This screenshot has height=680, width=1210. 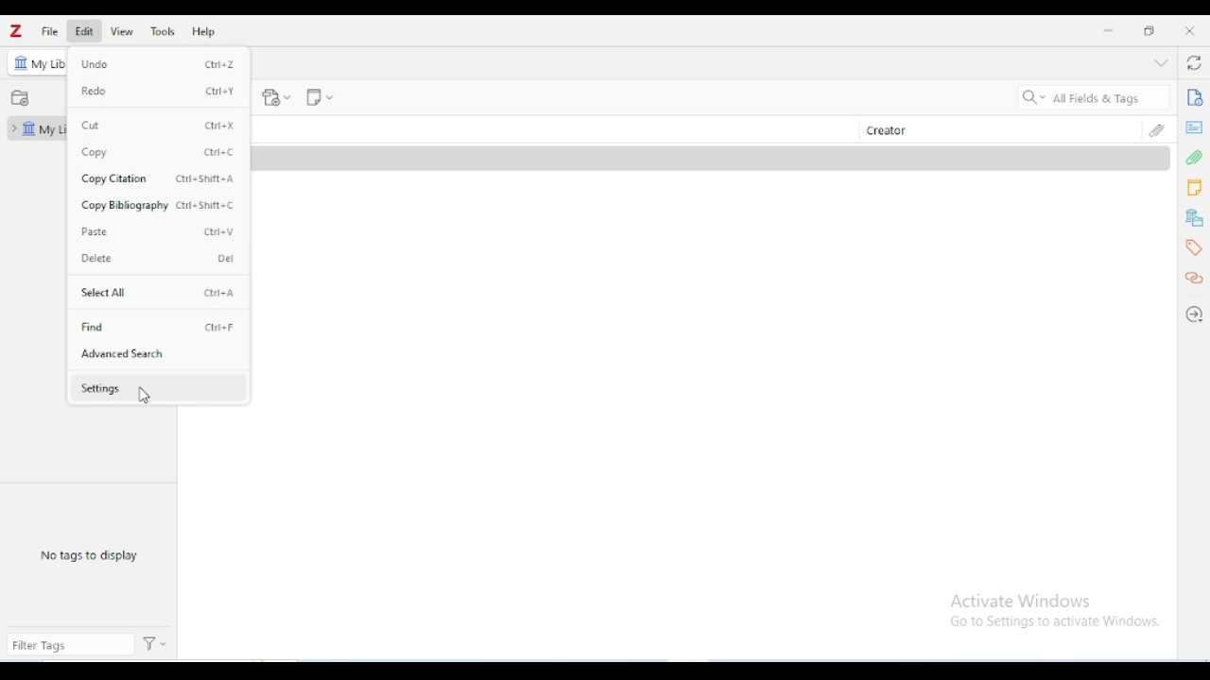 What do you see at coordinates (1190, 30) in the screenshot?
I see `close` at bounding box center [1190, 30].